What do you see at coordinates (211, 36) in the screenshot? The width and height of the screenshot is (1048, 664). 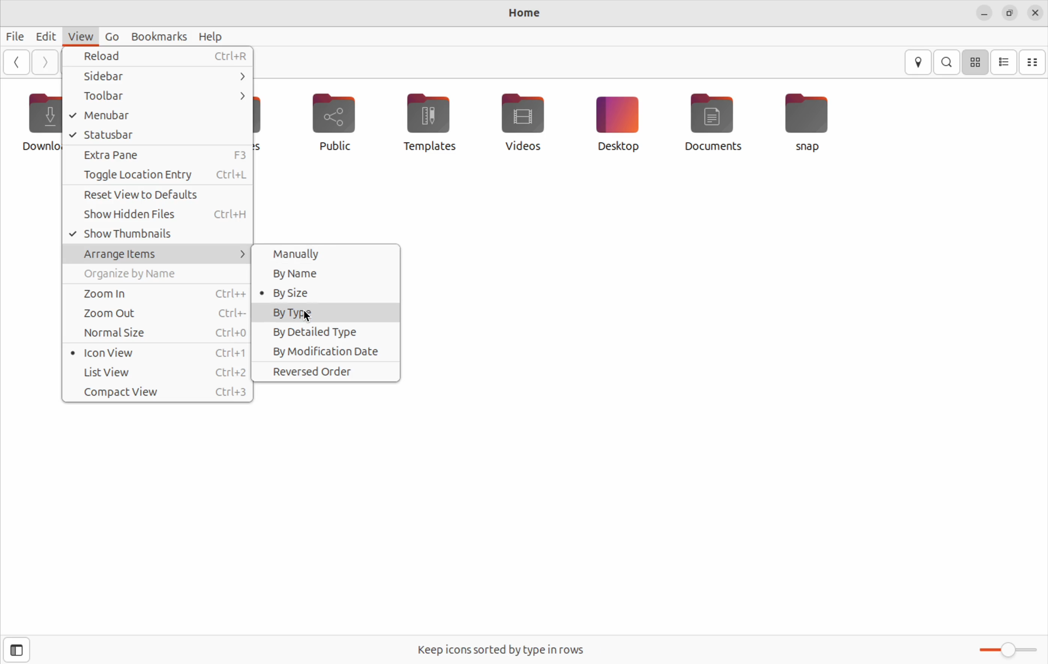 I see `help` at bounding box center [211, 36].